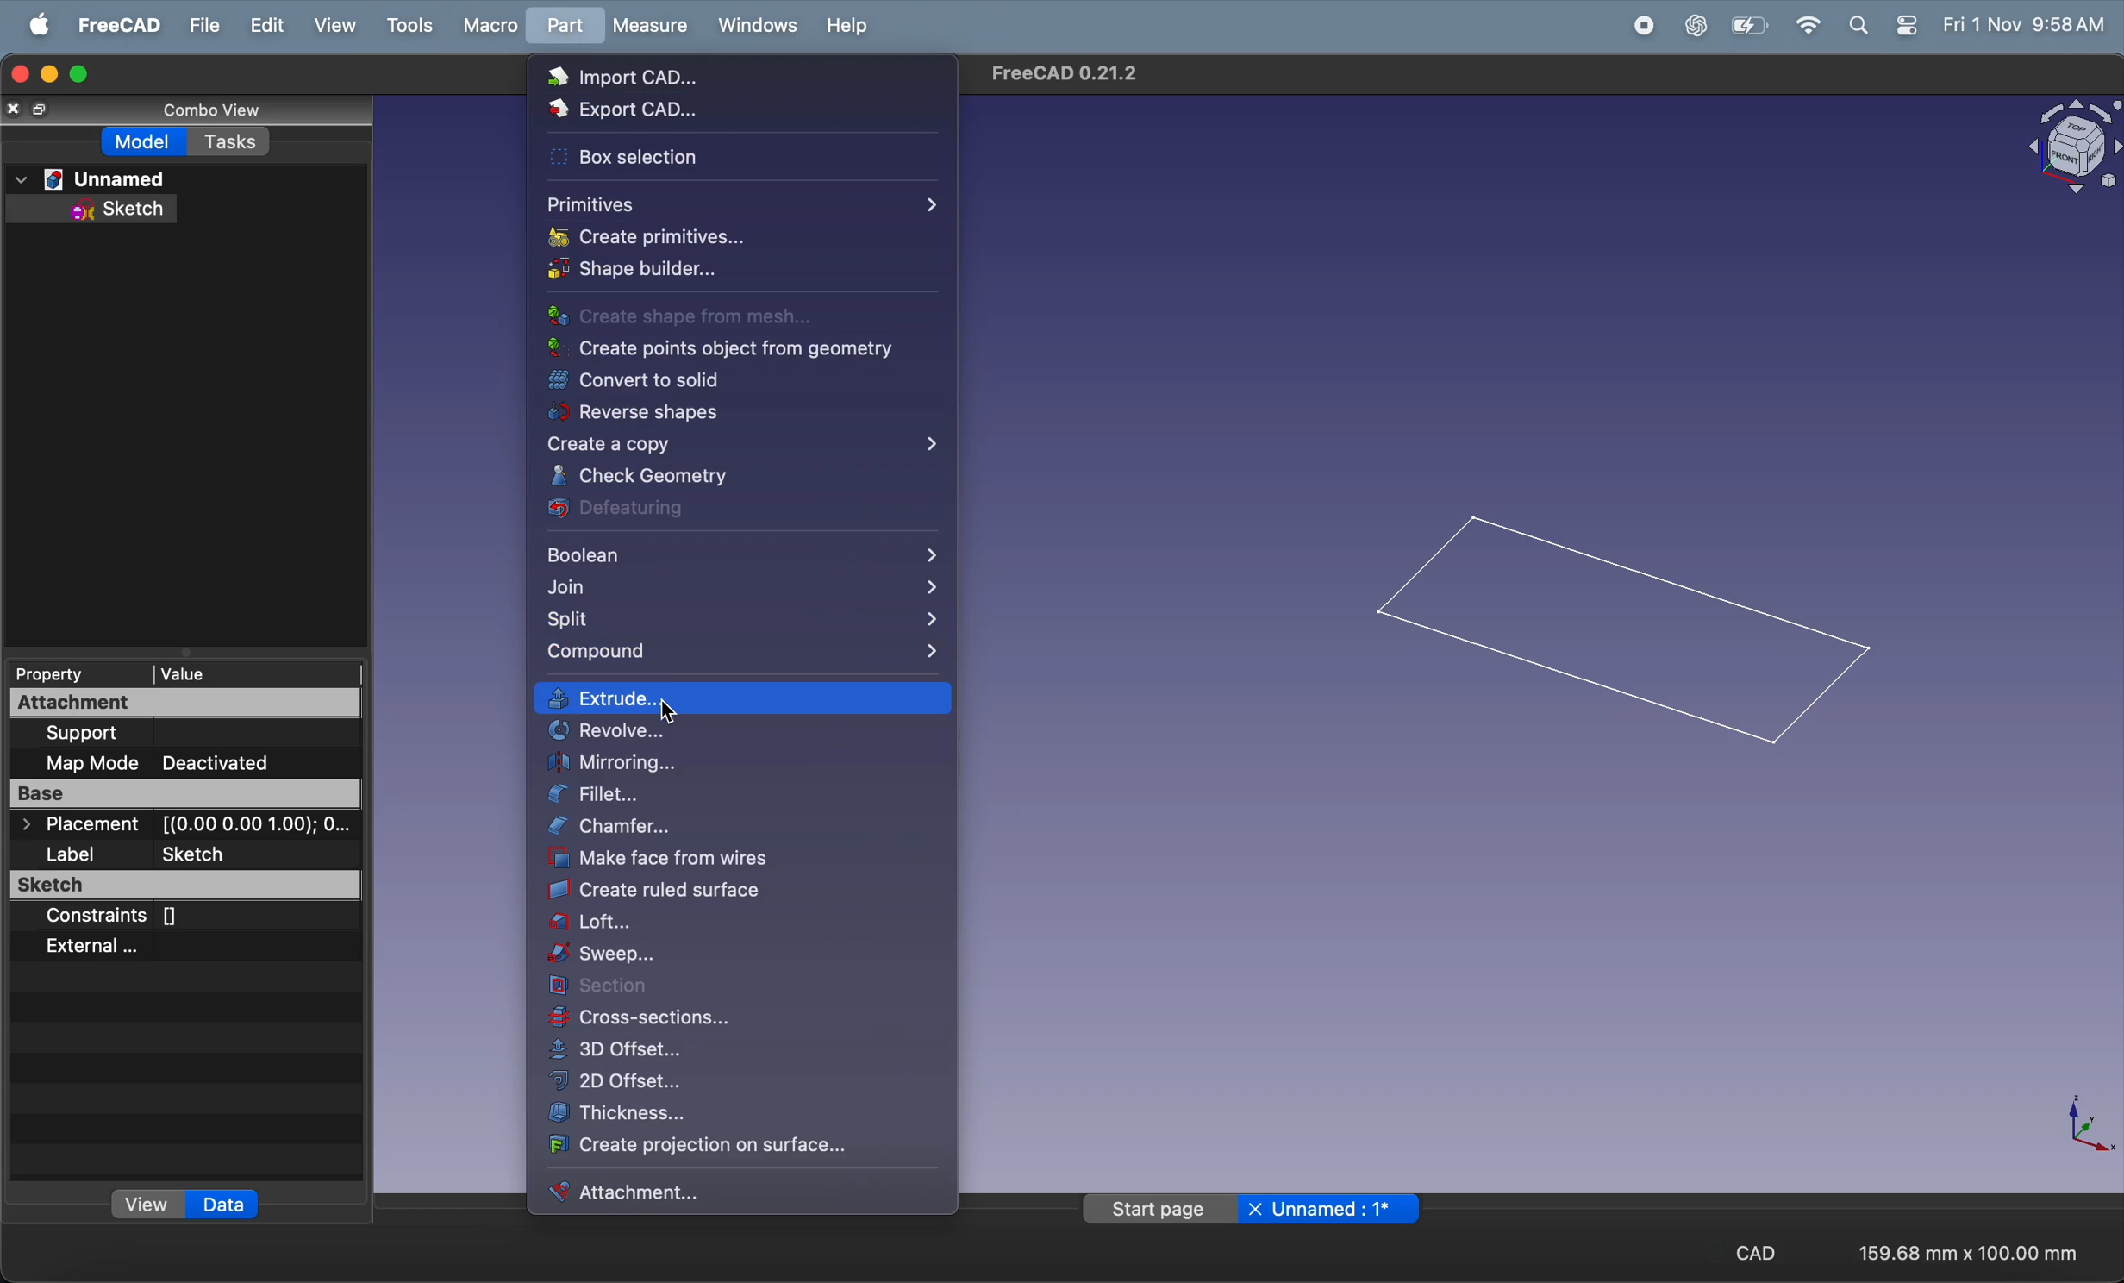 This screenshot has width=2124, height=1283. I want to click on maximize, so click(83, 73).